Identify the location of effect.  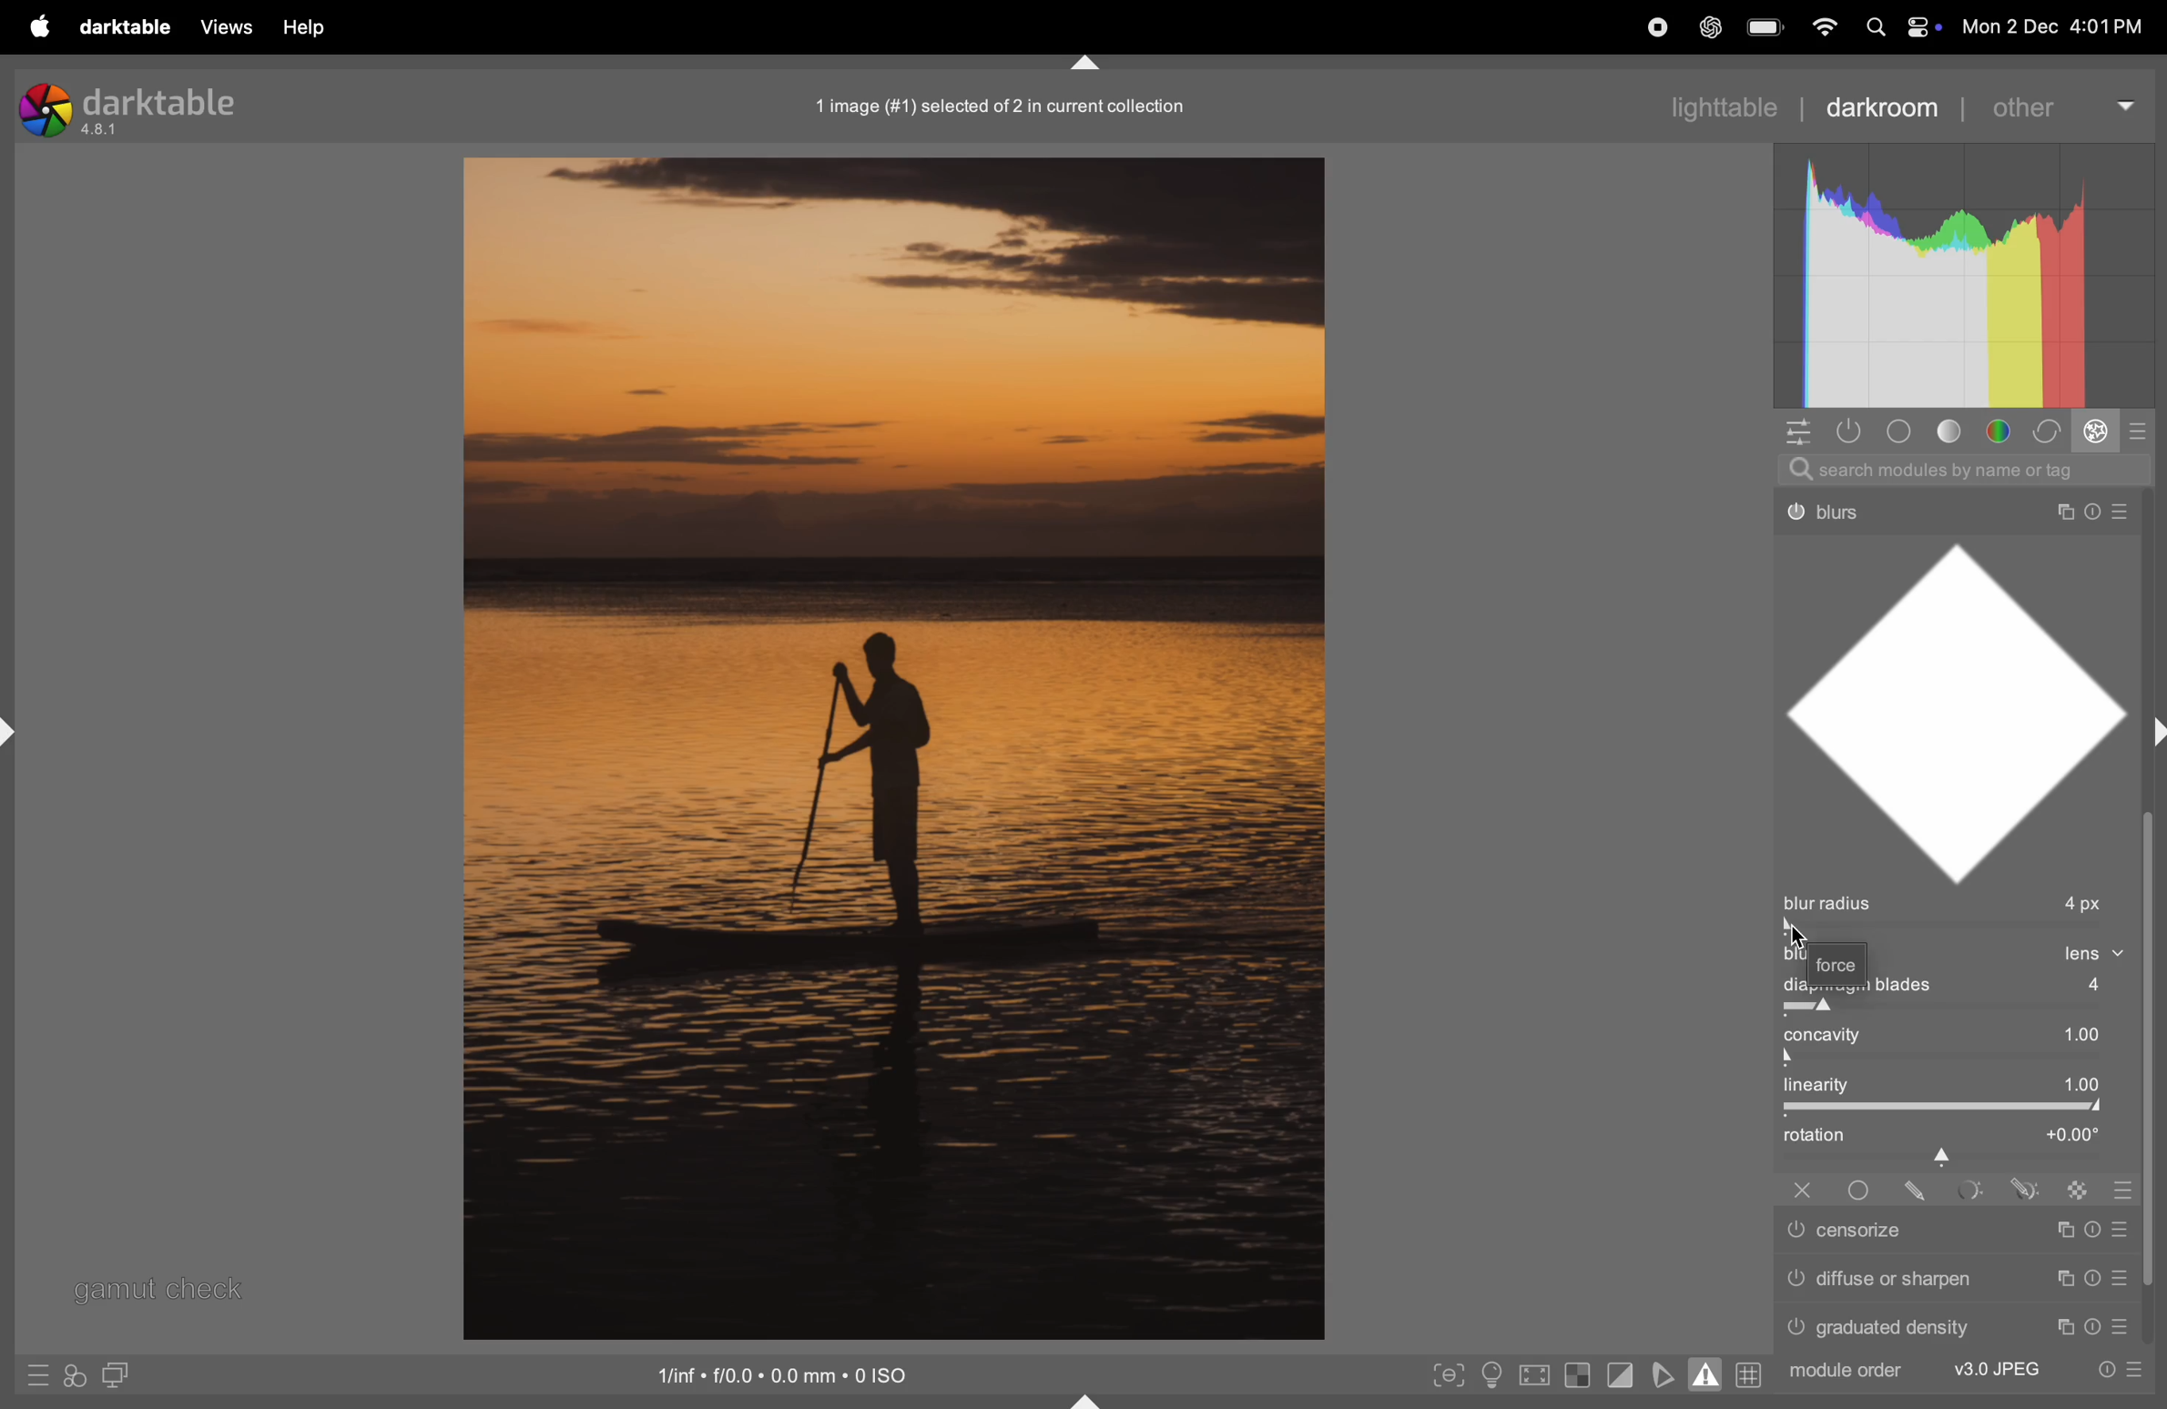
(2100, 431).